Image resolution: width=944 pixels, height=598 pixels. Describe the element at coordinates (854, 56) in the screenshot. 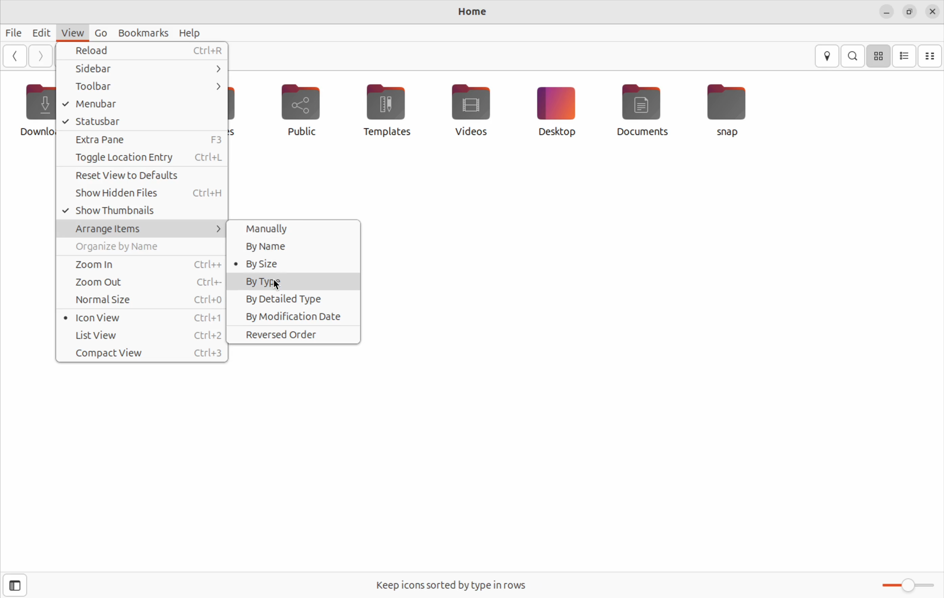

I see `search` at that location.